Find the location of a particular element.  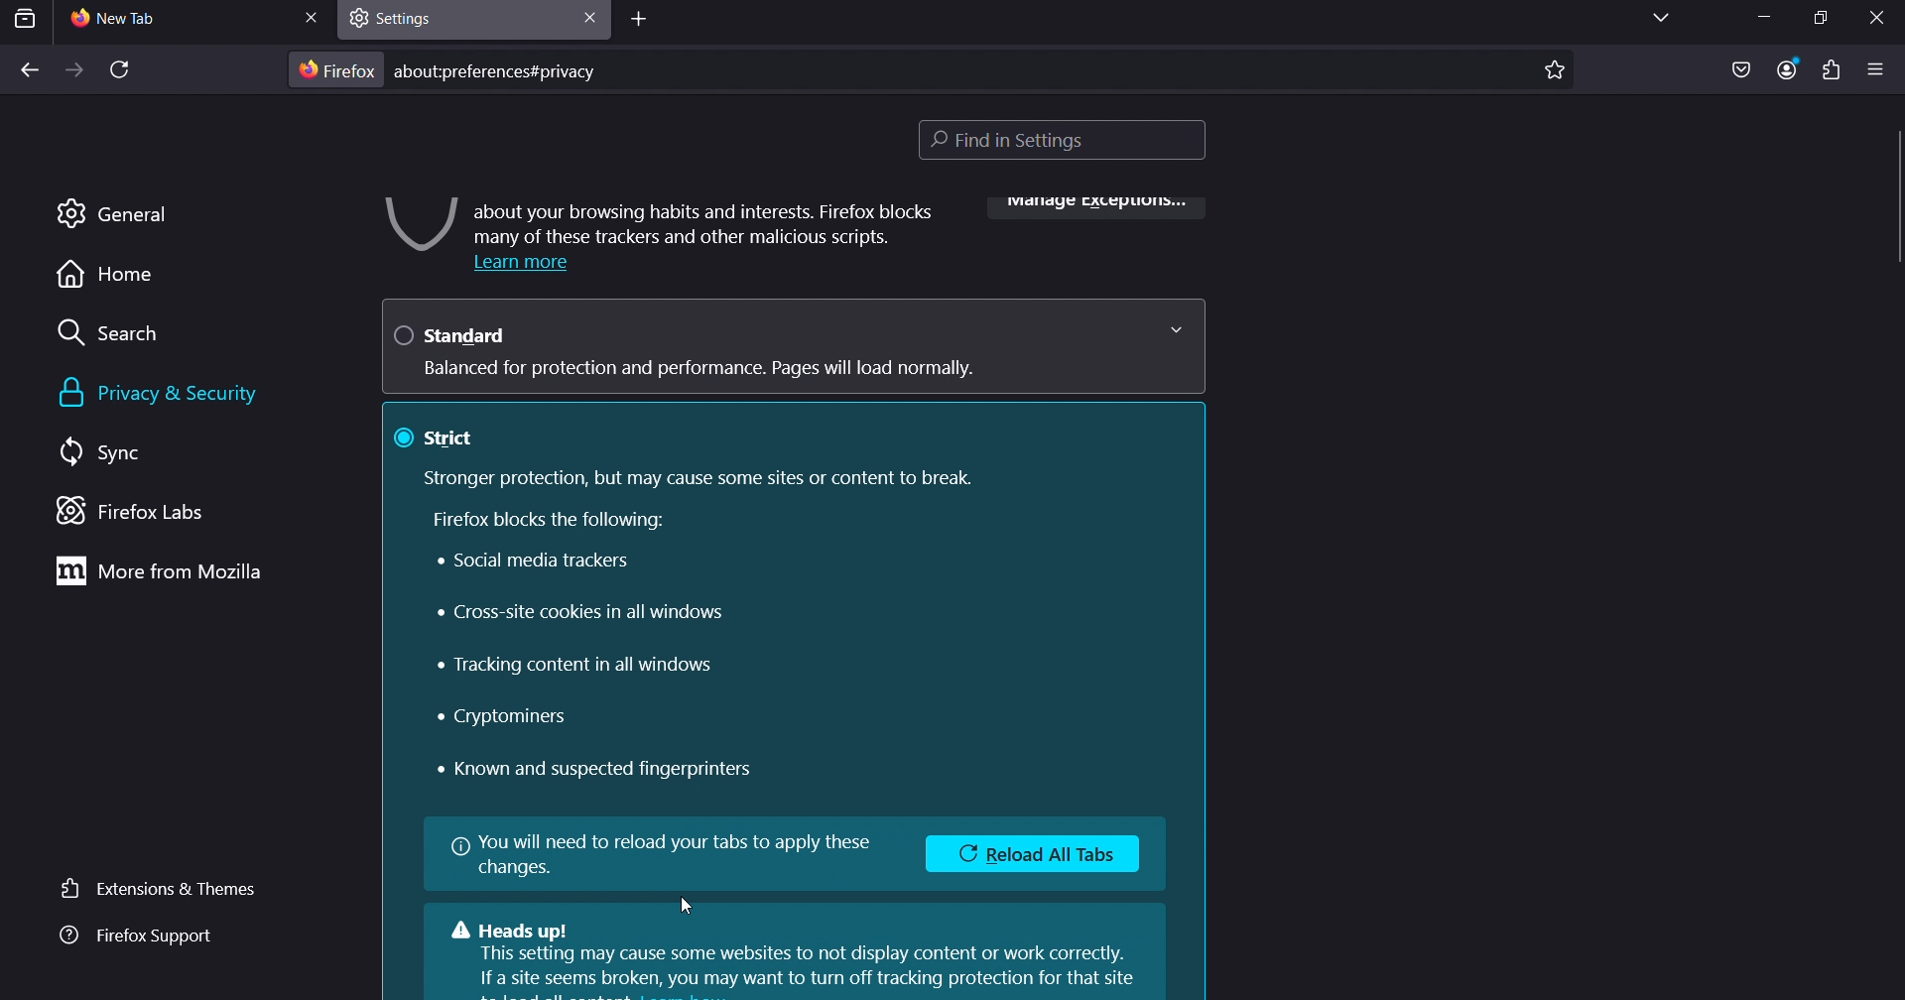

Heads up!This setting may cause some websites to not display content or work correctly.If a site seems broken, you may want to turn off tracking protection for that site is located at coordinates (791, 953).